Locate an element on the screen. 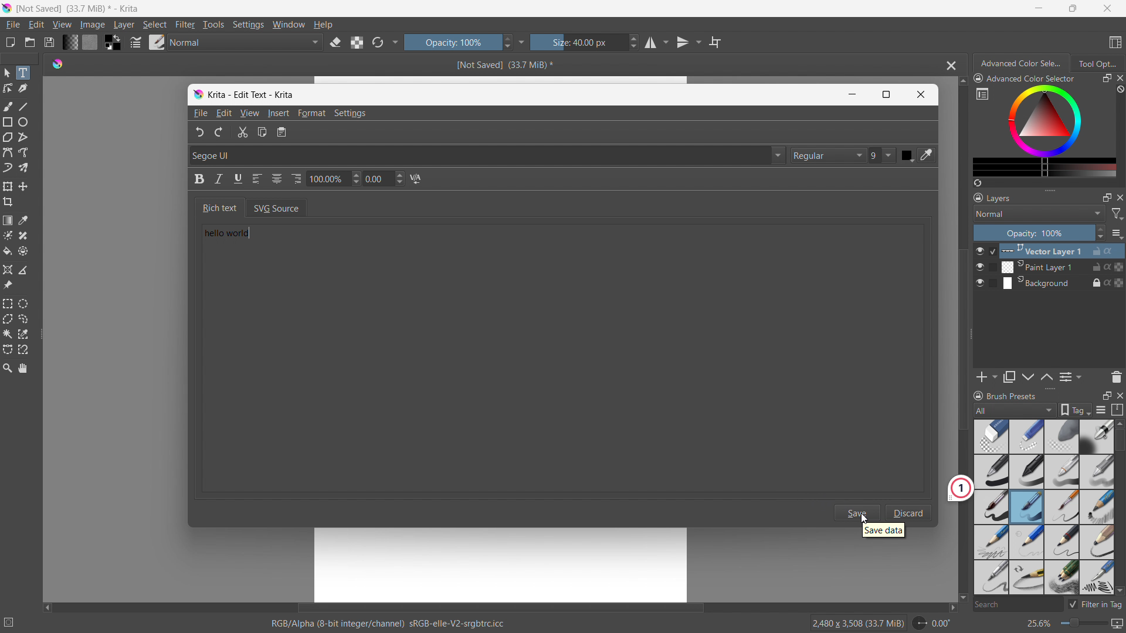  notepad is located at coordinates (287, 133).